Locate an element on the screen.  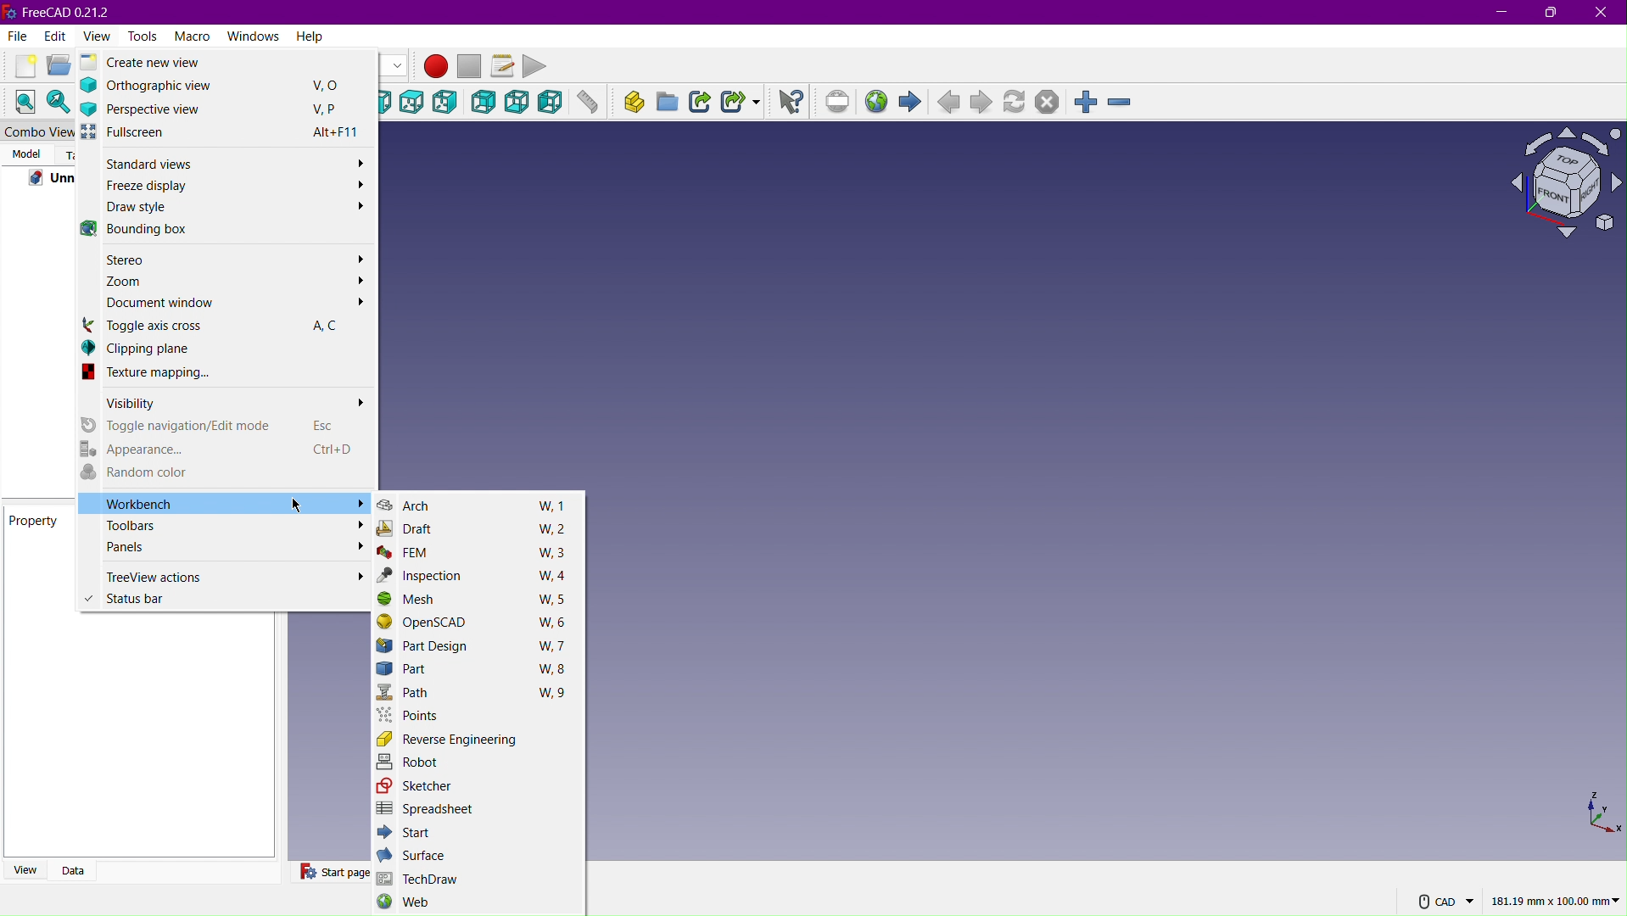
Part W,8 is located at coordinates (478, 668).